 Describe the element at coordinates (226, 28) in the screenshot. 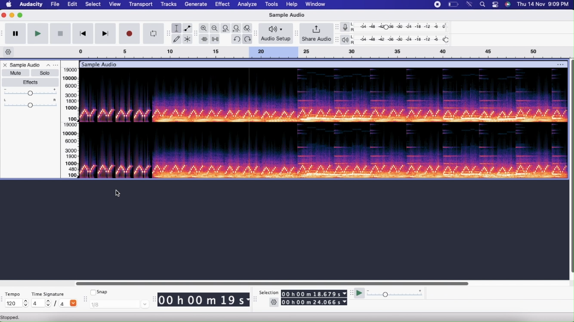

I see `Fit selection to width` at that location.